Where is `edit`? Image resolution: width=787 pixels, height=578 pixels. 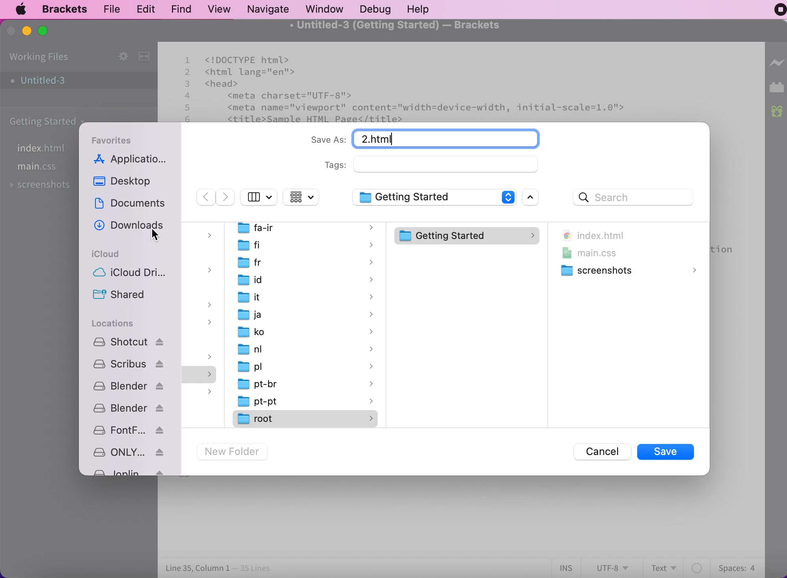 edit is located at coordinates (147, 8).